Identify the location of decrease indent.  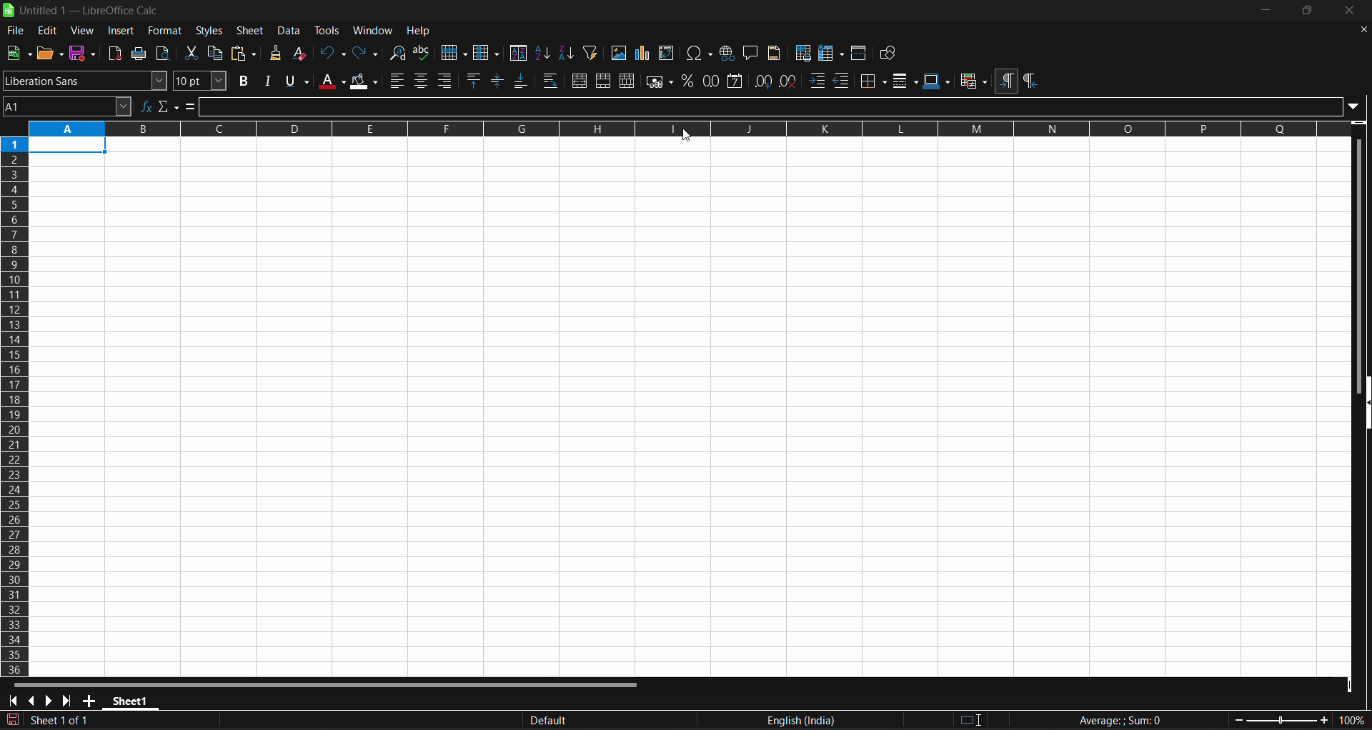
(842, 80).